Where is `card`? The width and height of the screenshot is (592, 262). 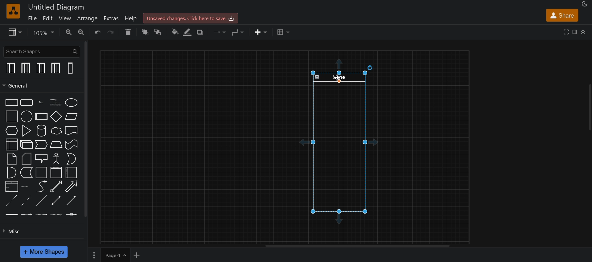
card is located at coordinates (26, 159).